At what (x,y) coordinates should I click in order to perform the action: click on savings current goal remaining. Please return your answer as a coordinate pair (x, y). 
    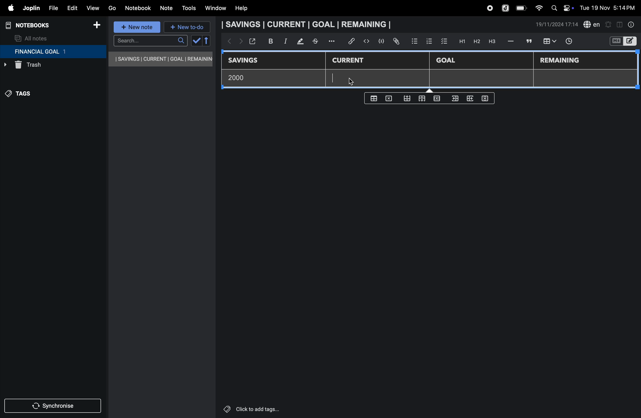
    Looking at the image, I should click on (161, 59).